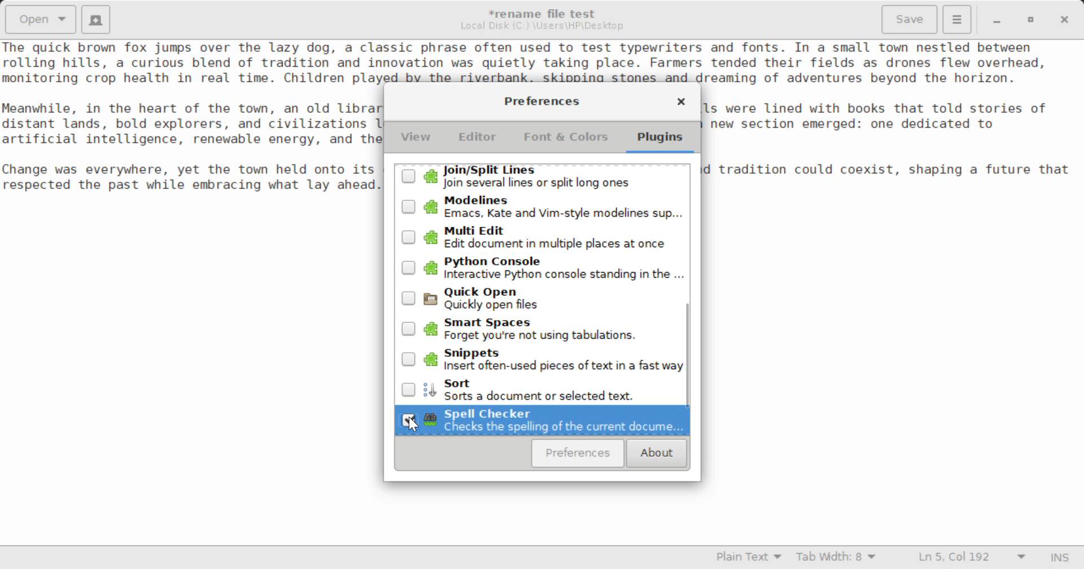 This screenshot has width=1084, height=569. I want to click on Preferences Setting Window Heading, so click(541, 101).